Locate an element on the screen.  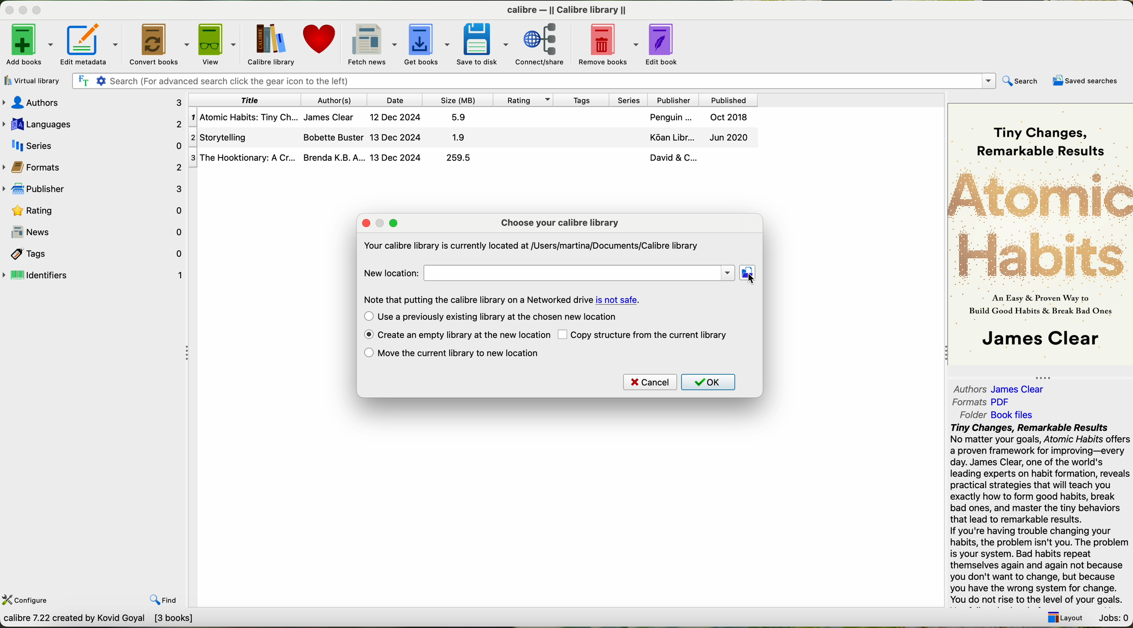
view is located at coordinates (217, 44).